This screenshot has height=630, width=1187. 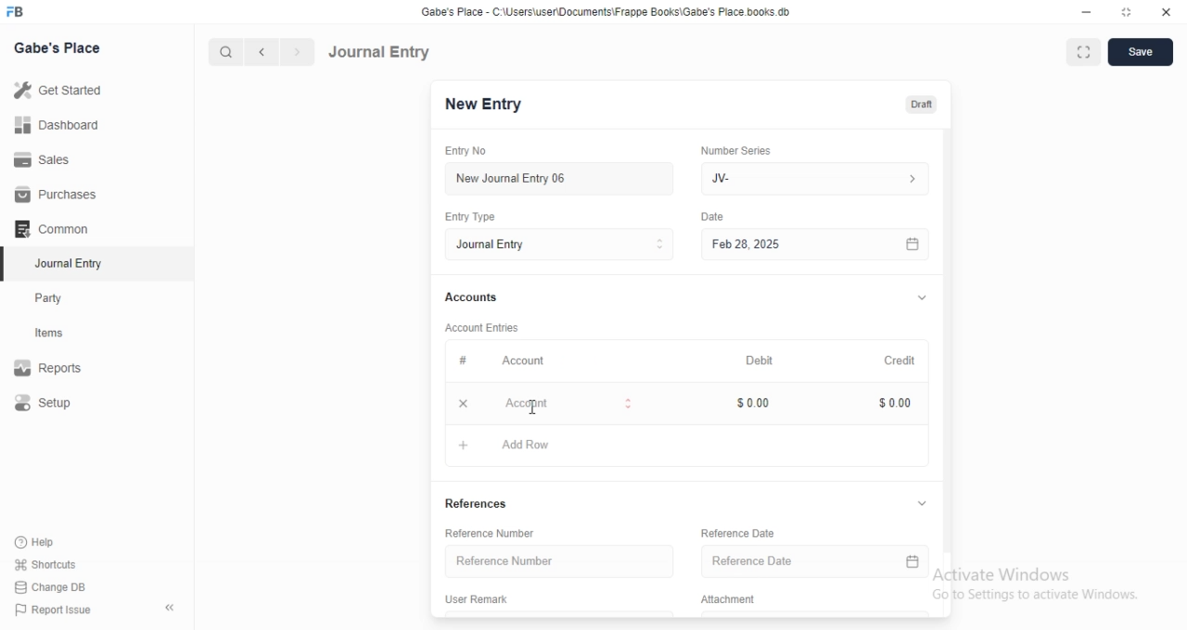 I want to click on close, so click(x=462, y=404).